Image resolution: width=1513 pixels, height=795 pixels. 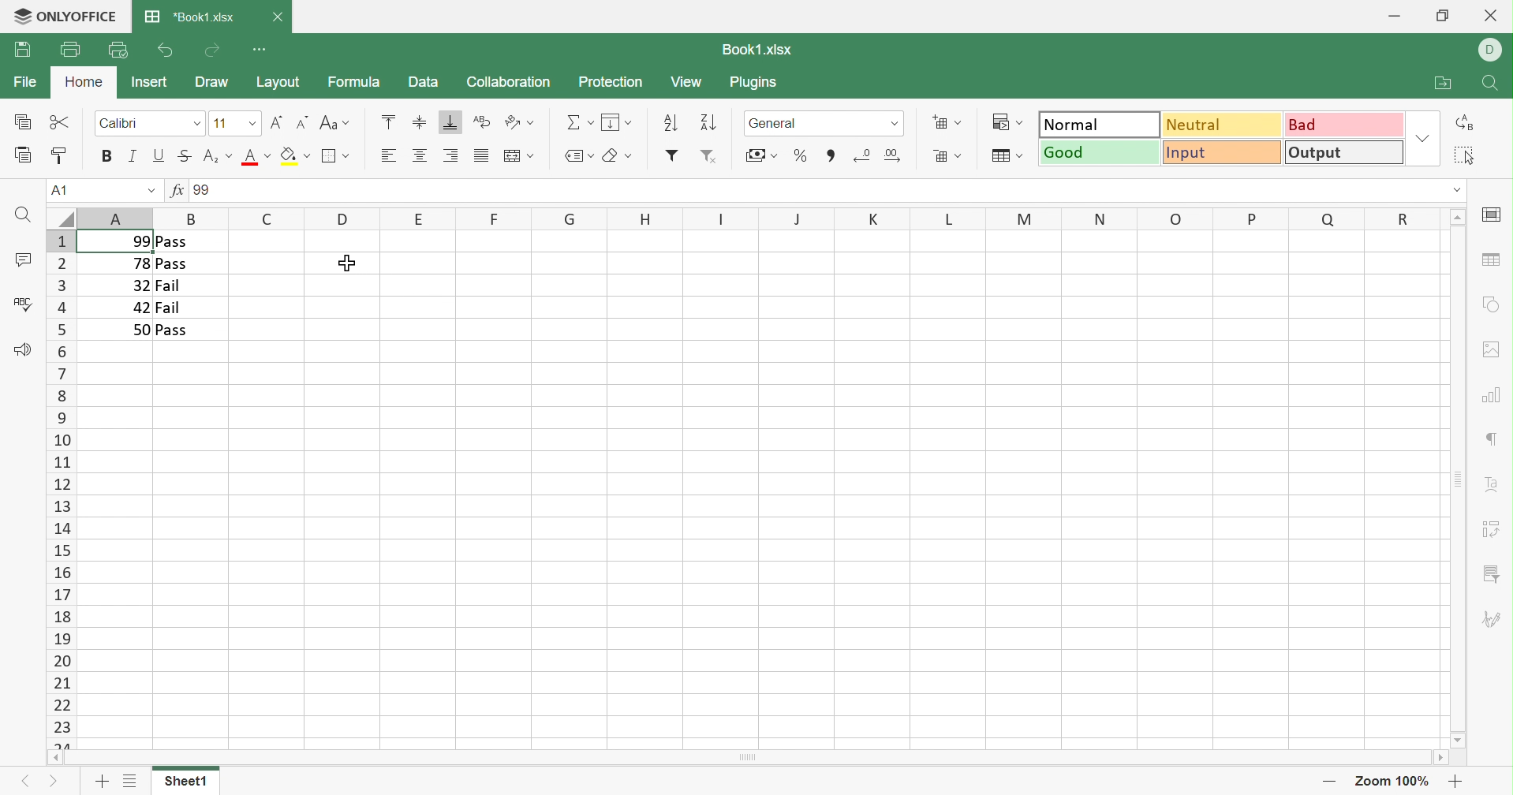 I want to click on Spell checking, so click(x=23, y=304).